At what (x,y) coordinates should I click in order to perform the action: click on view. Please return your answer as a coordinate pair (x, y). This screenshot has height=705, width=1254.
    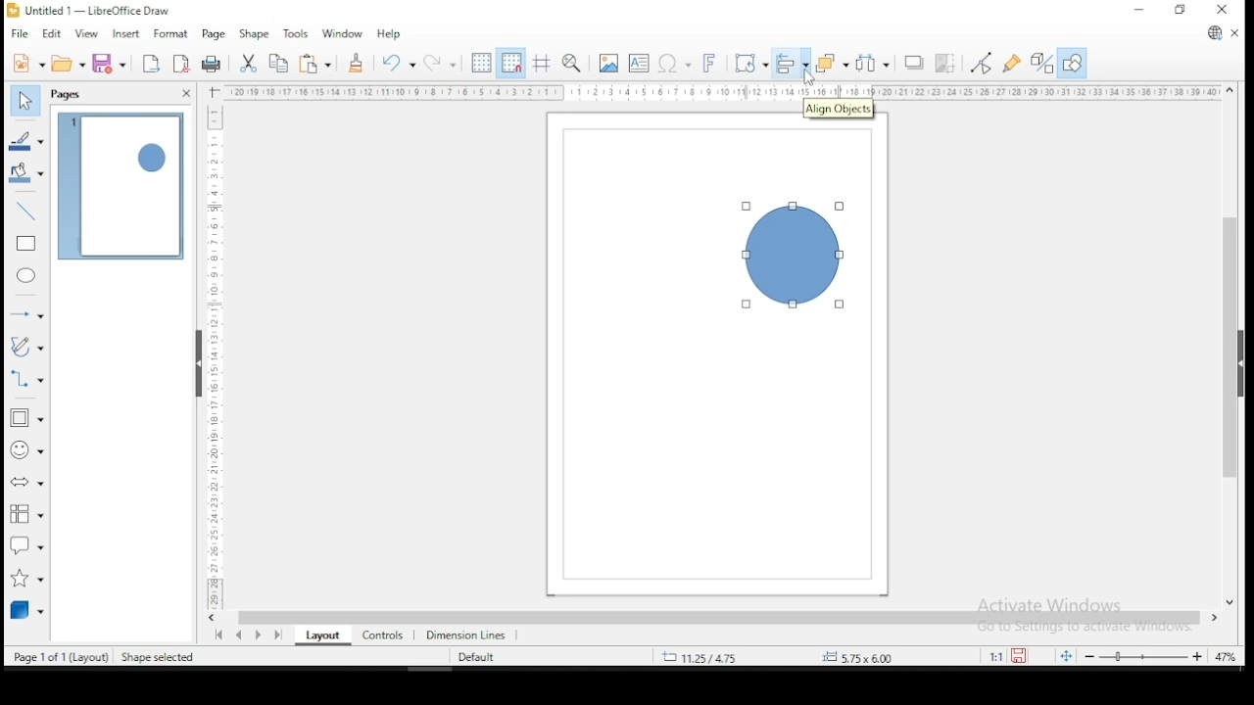
    Looking at the image, I should click on (86, 34).